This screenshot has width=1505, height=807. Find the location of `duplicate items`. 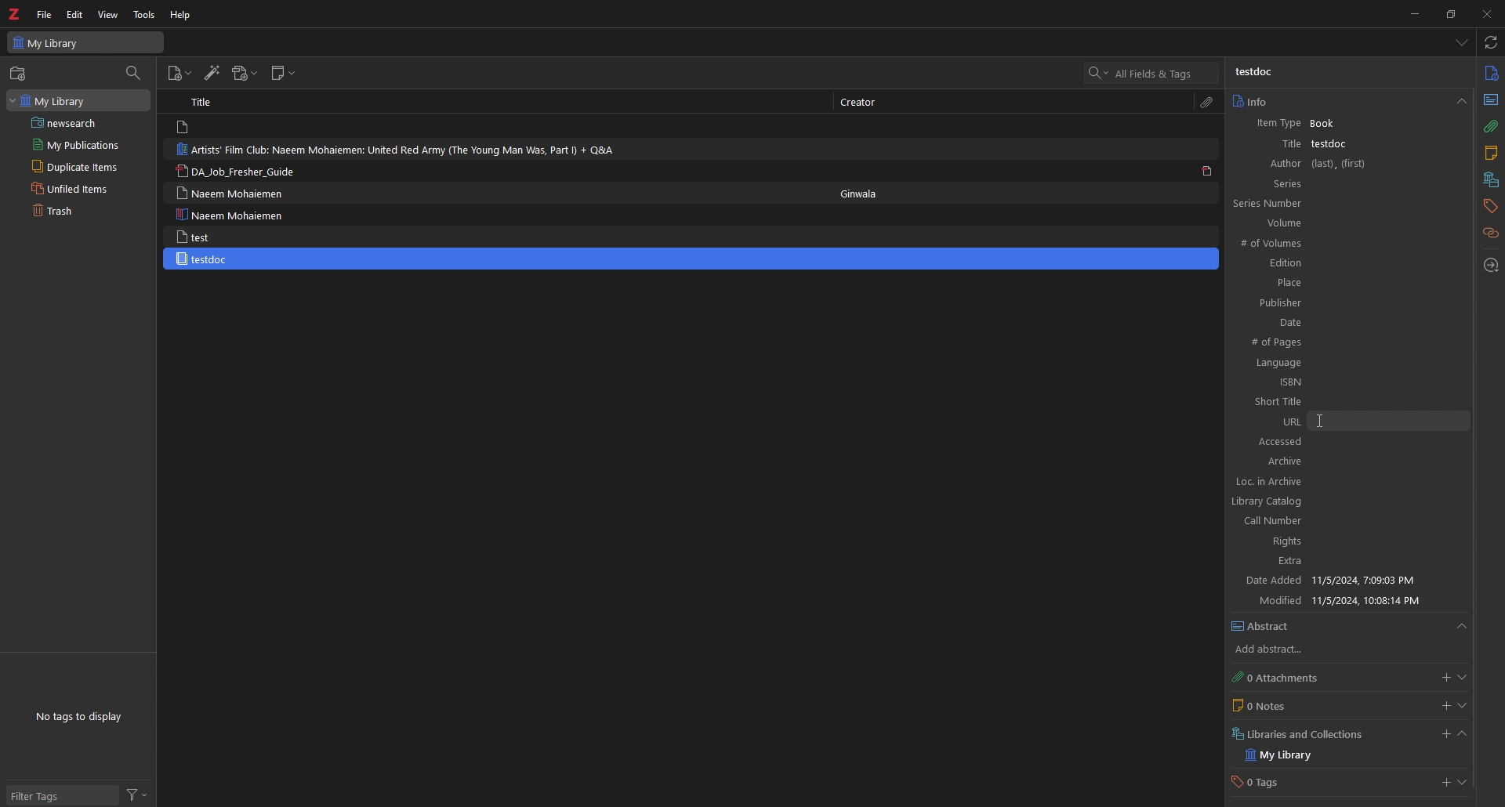

duplicate items is located at coordinates (75, 166).